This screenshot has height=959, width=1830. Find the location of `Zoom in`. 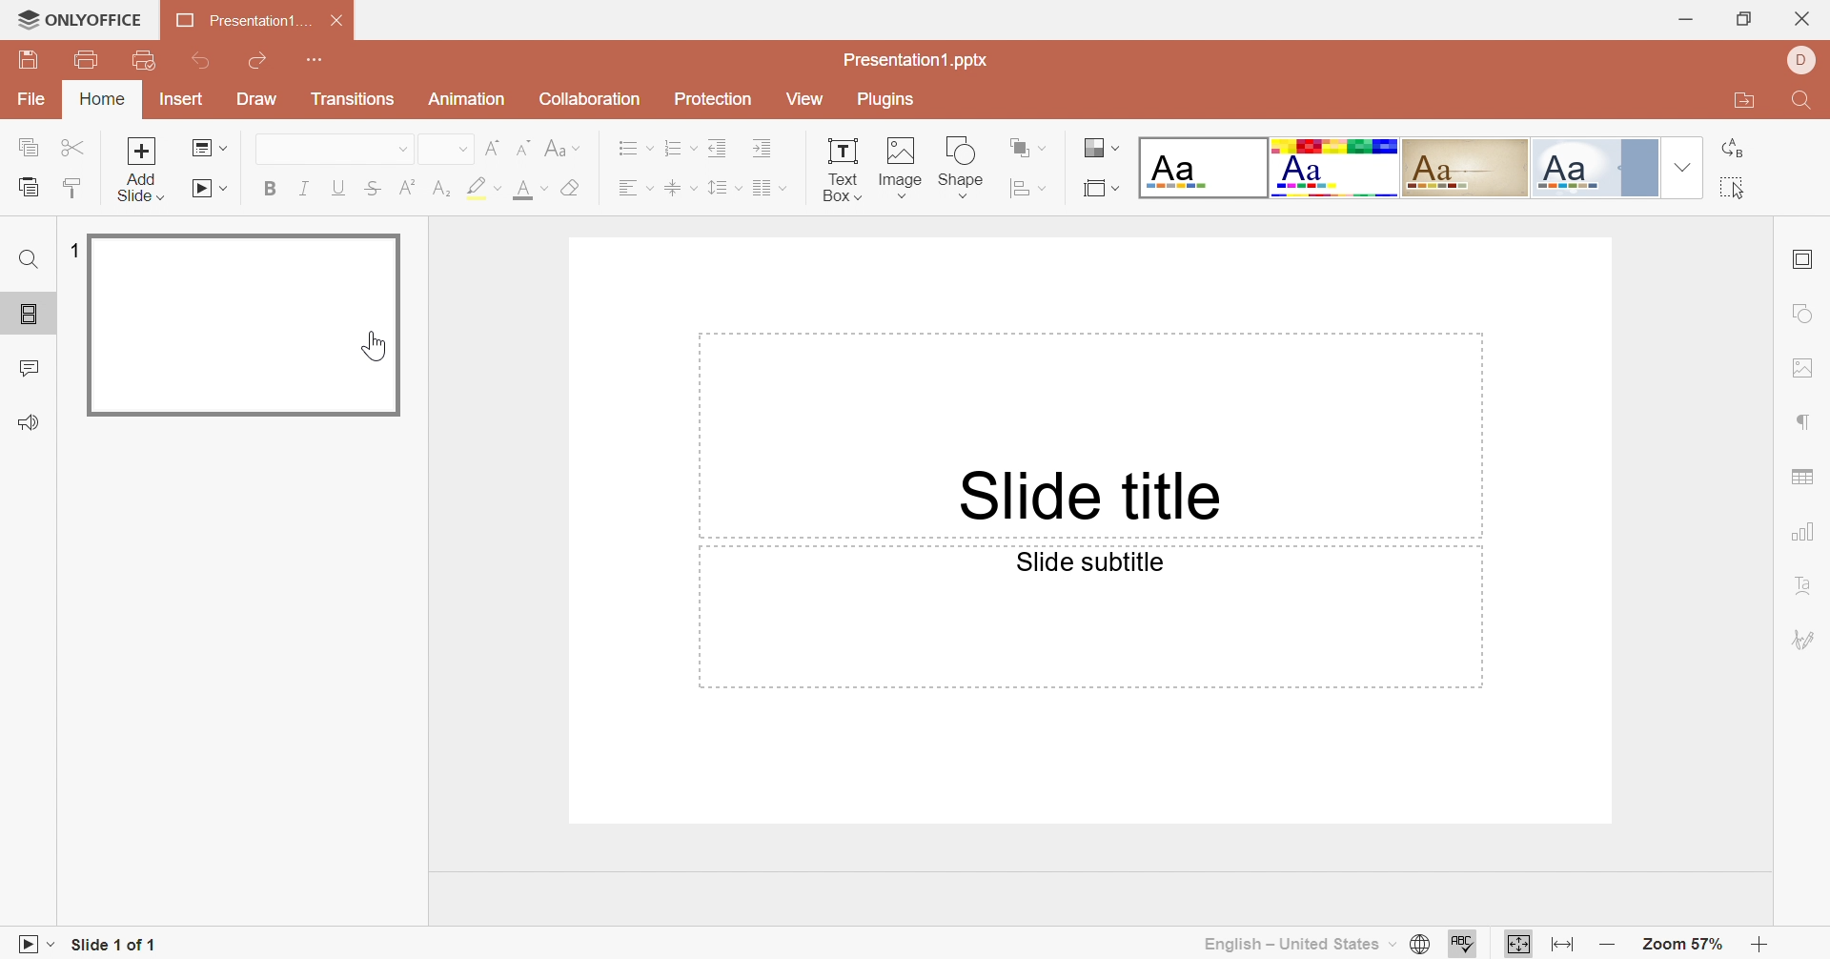

Zoom in is located at coordinates (1759, 943).